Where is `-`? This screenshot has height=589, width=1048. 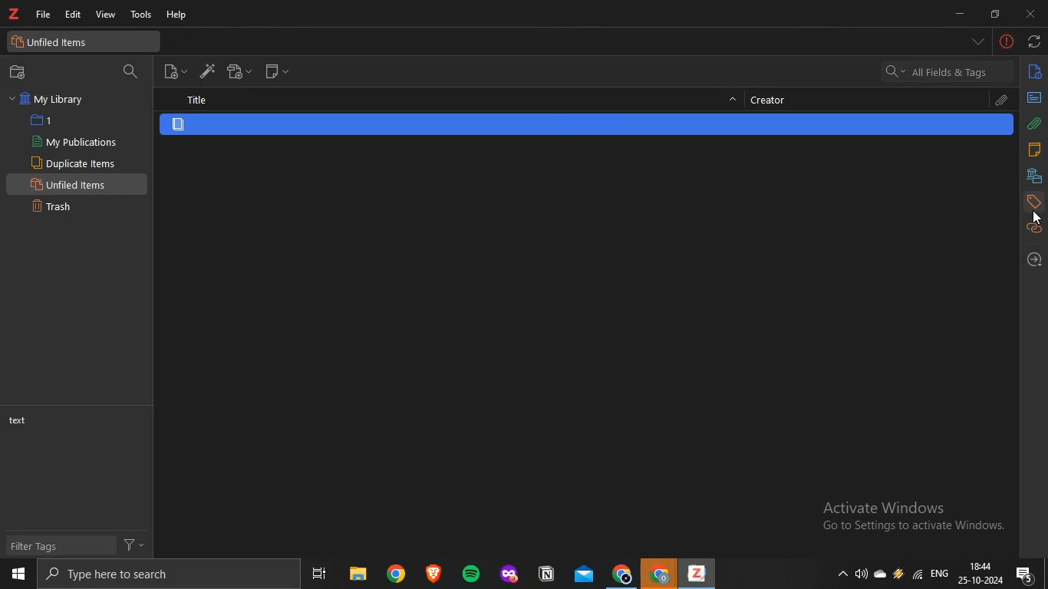
- is located at coordinates (1007, 41).